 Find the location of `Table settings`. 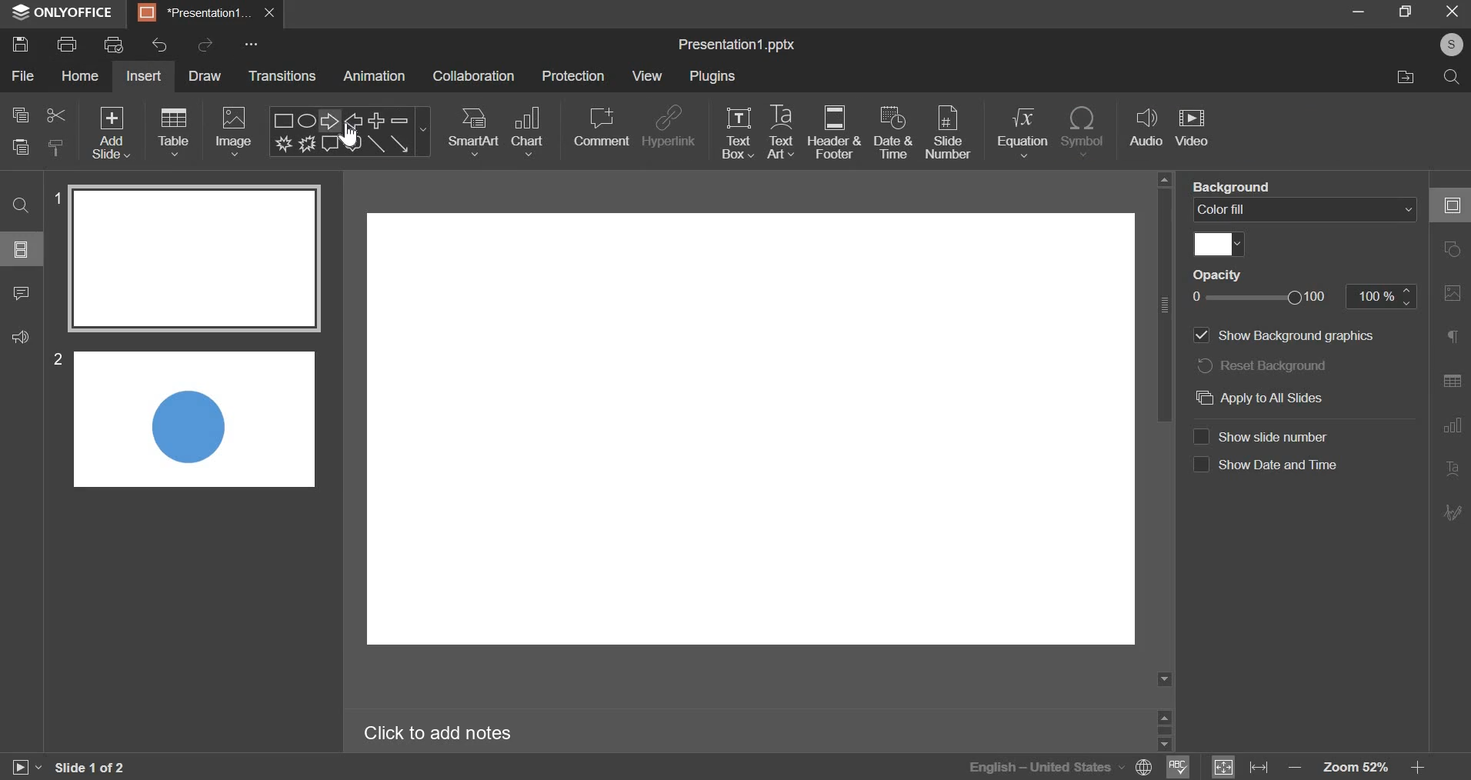

Table settings is located at coordinates (1451, 379).